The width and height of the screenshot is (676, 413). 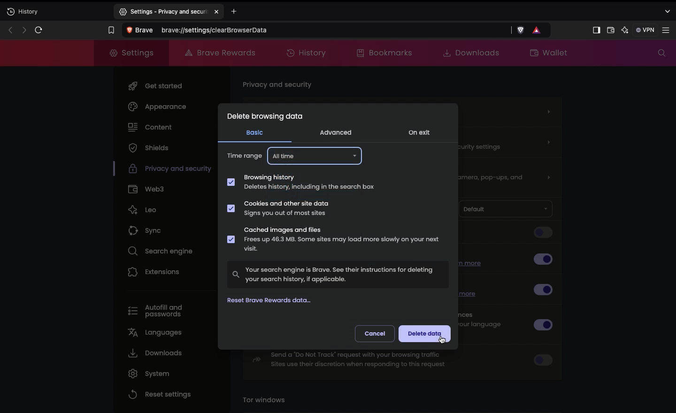 What do you see at coordinates (668, 30) in the screenshot?
I see `Settings` at bounding box center [668, 30].